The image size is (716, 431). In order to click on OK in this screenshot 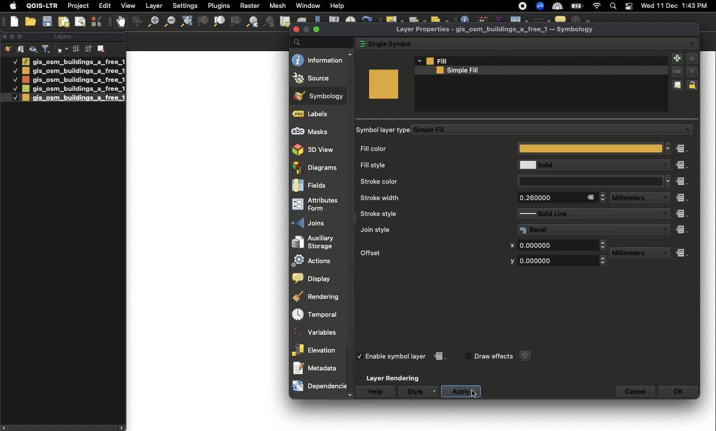, I will do `click(678, 391)`.